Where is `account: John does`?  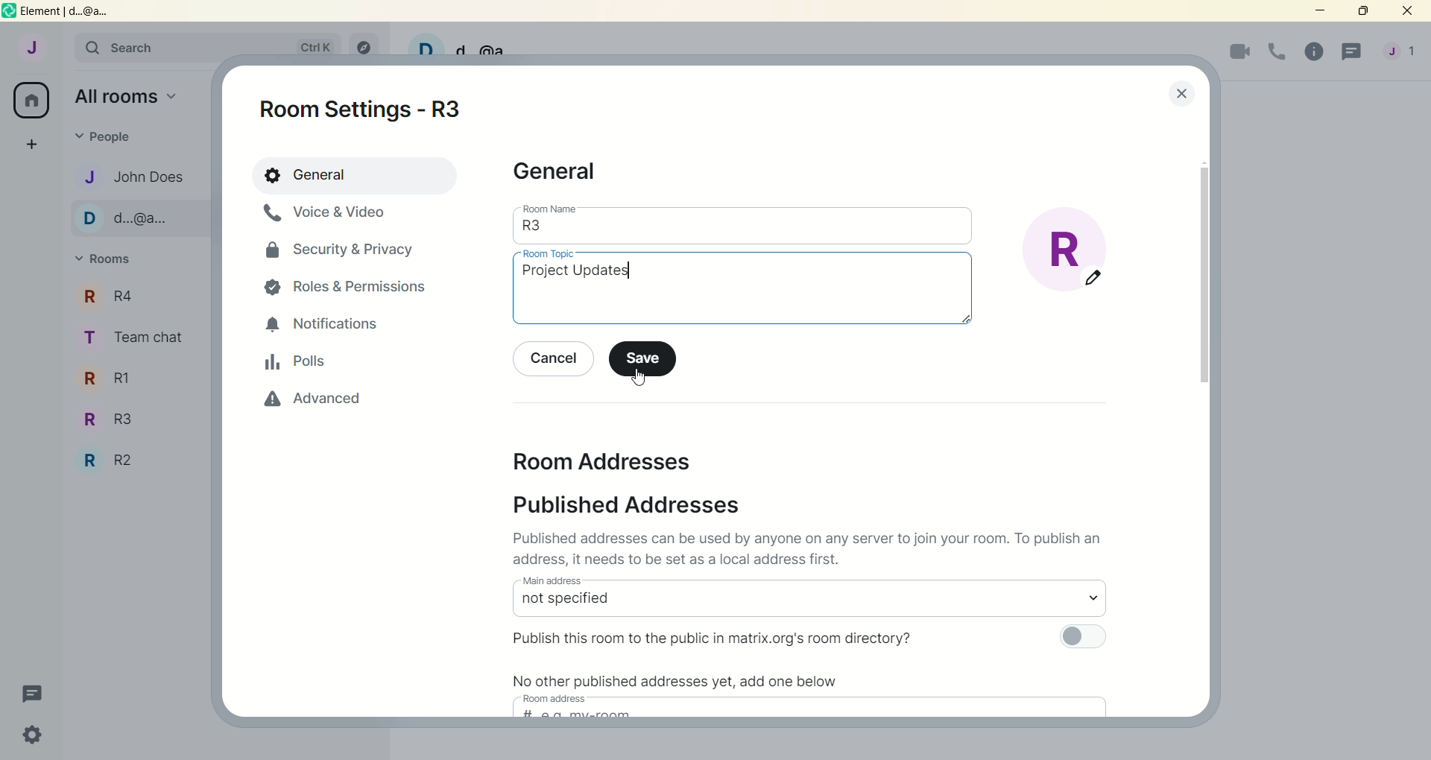 account: John does is located at coordinates (33, 51).